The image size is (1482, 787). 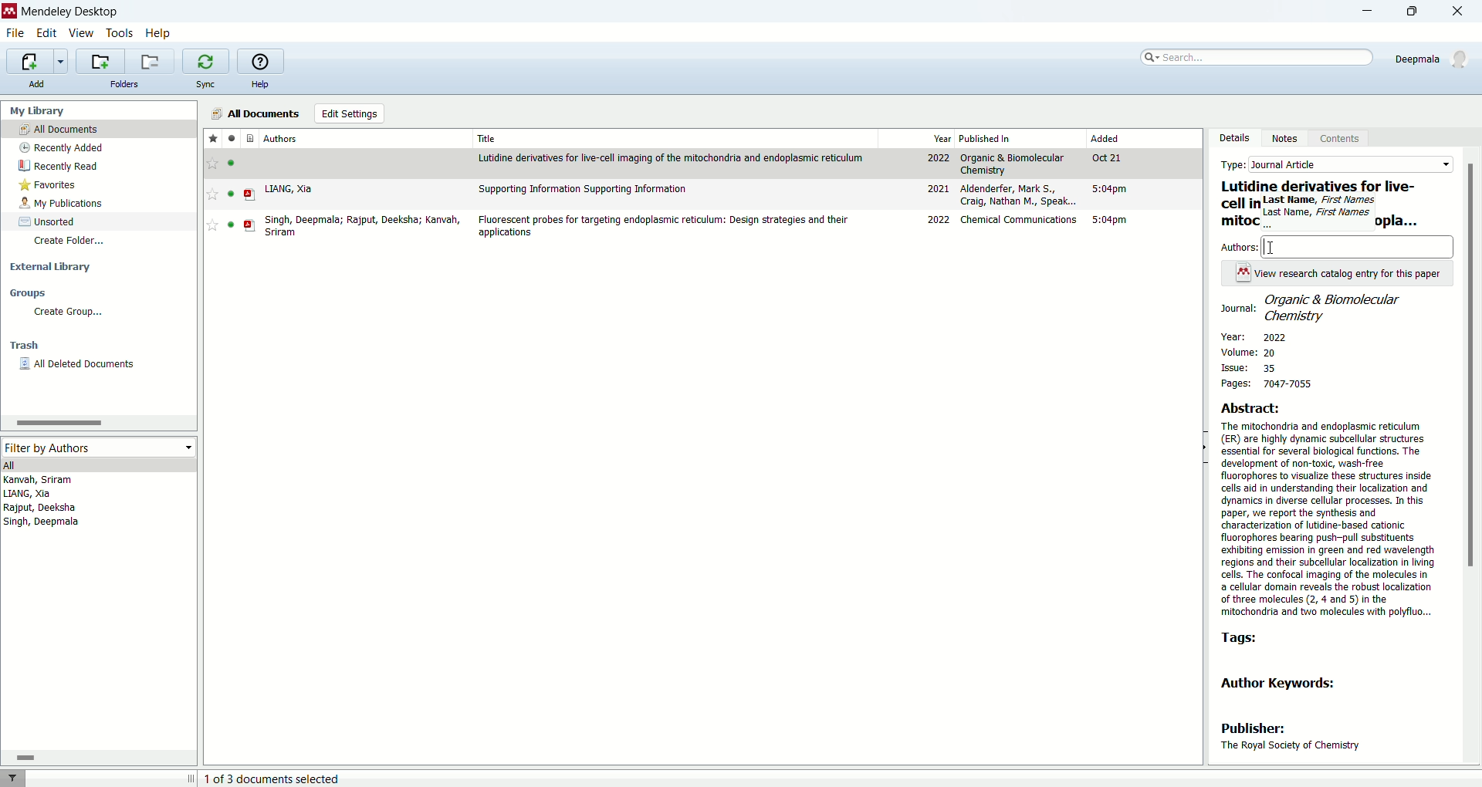 I want to click on Organic & Biomolecular Chemistry, so click(x=1015, y=164).